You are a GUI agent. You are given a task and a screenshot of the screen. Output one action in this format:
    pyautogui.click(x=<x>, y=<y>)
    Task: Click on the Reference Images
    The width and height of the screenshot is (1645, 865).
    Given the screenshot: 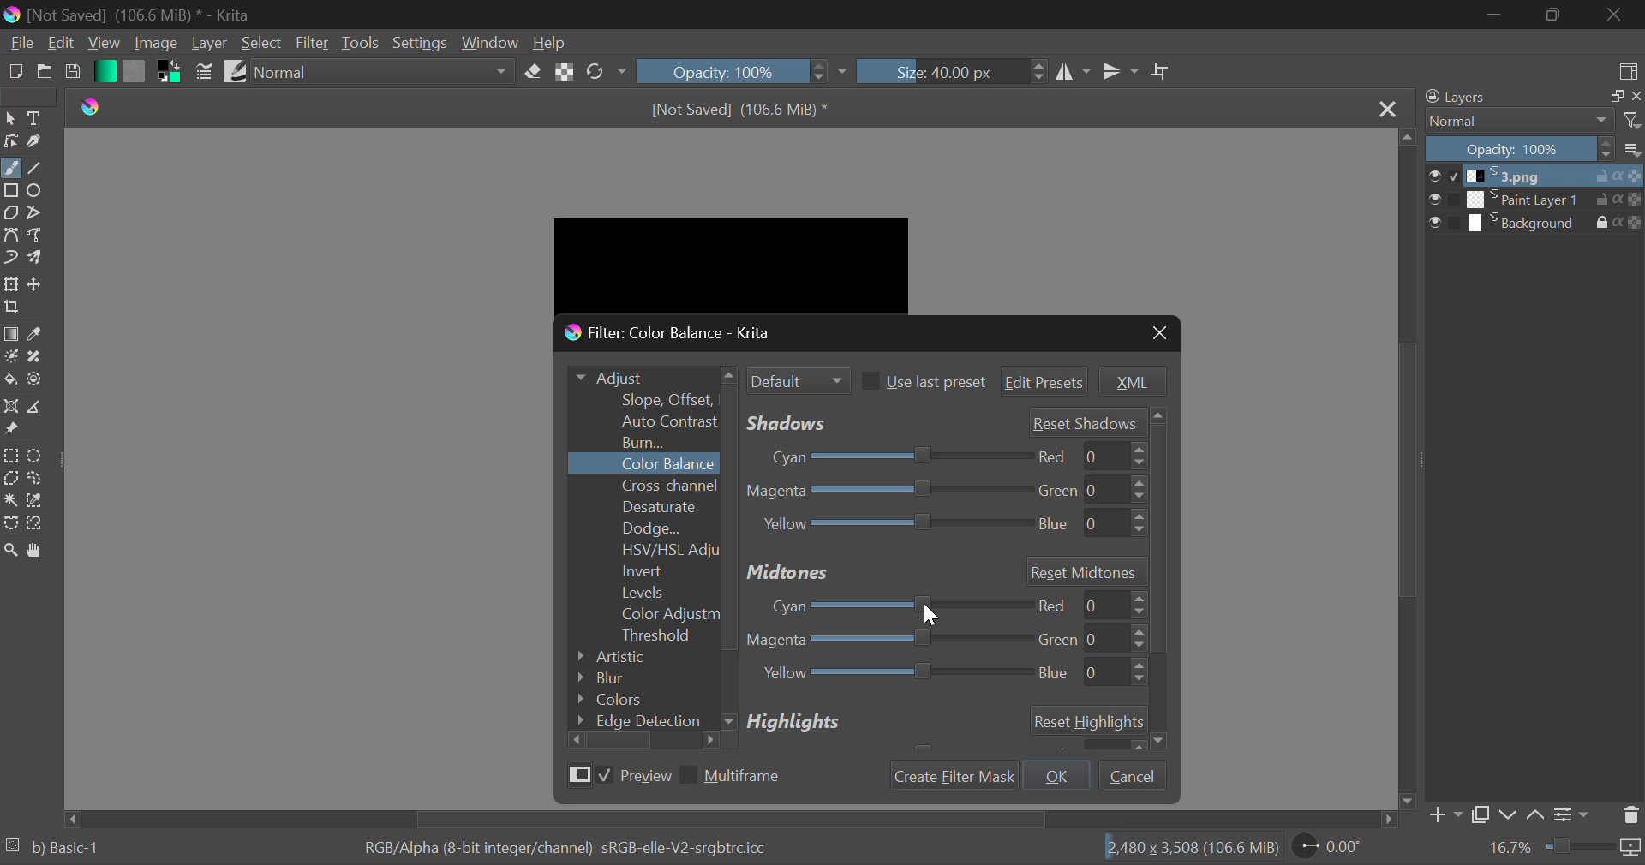 What is the action you would take?
    pyautogui.click(x=14, y=432)
    